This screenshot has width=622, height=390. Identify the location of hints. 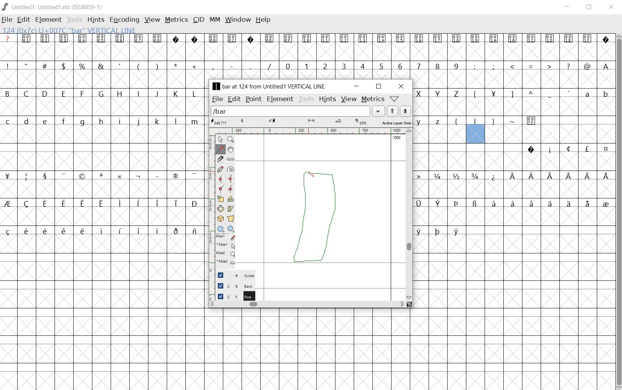
(327, 99).